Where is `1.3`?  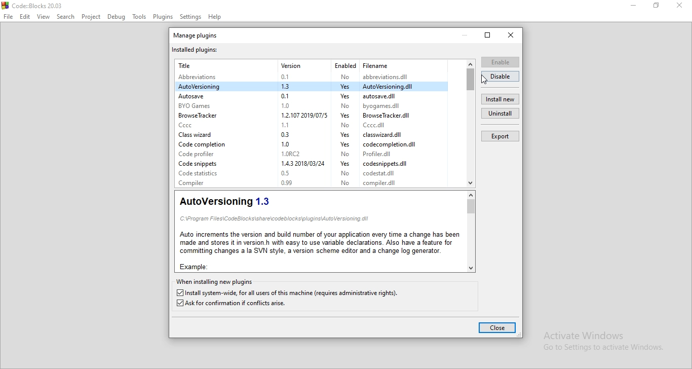
1.3 is located at coordinates (264, 202).